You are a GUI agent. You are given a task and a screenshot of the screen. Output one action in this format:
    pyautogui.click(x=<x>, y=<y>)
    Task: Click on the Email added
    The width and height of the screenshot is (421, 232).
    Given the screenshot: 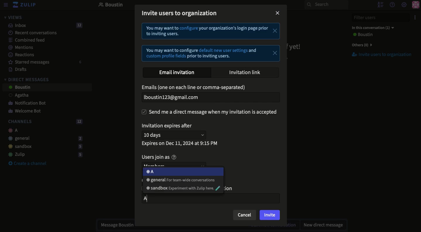 What is the action you would take?
    pyautogui.click(x=209, y=97)
    